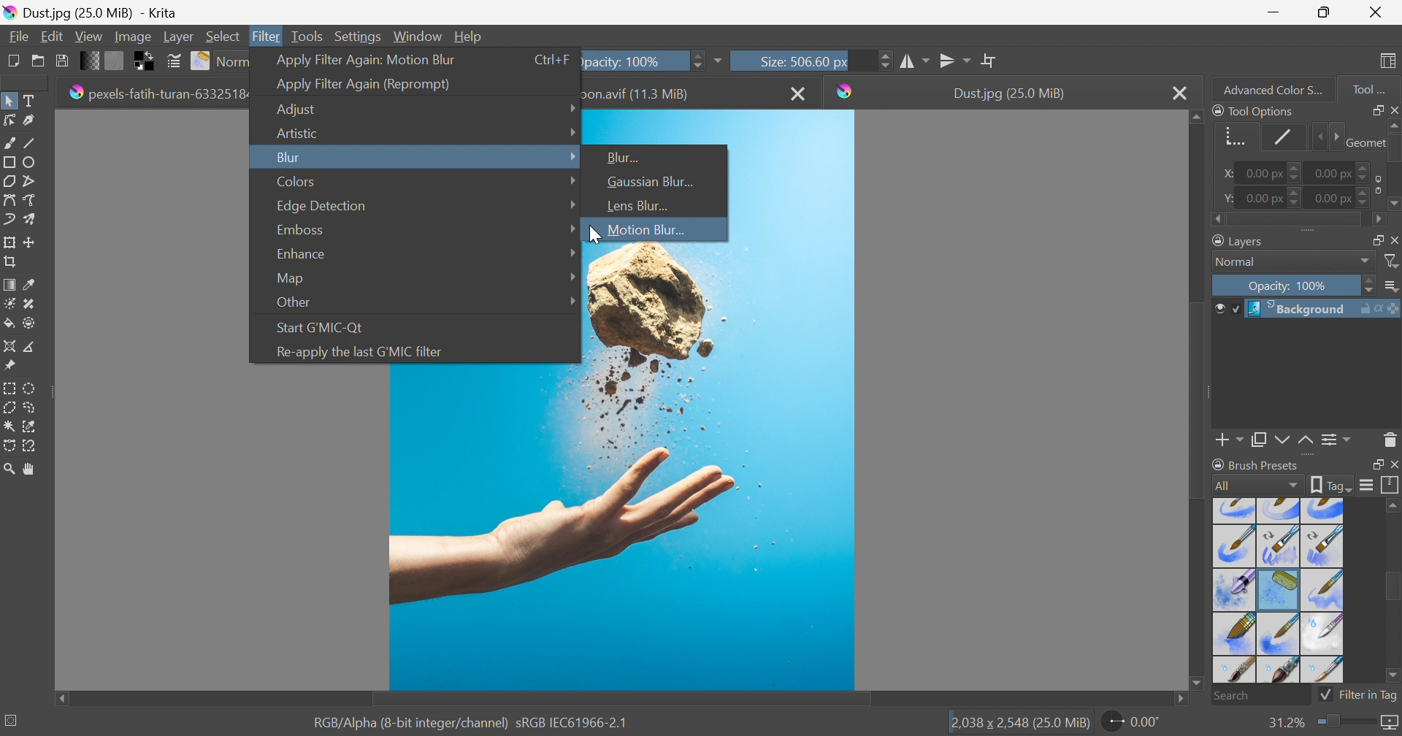 This screenshot has height=736, width=1402. Describe the element at coordinates (1376, 12) in the screenshot. I see `Close` at that location.